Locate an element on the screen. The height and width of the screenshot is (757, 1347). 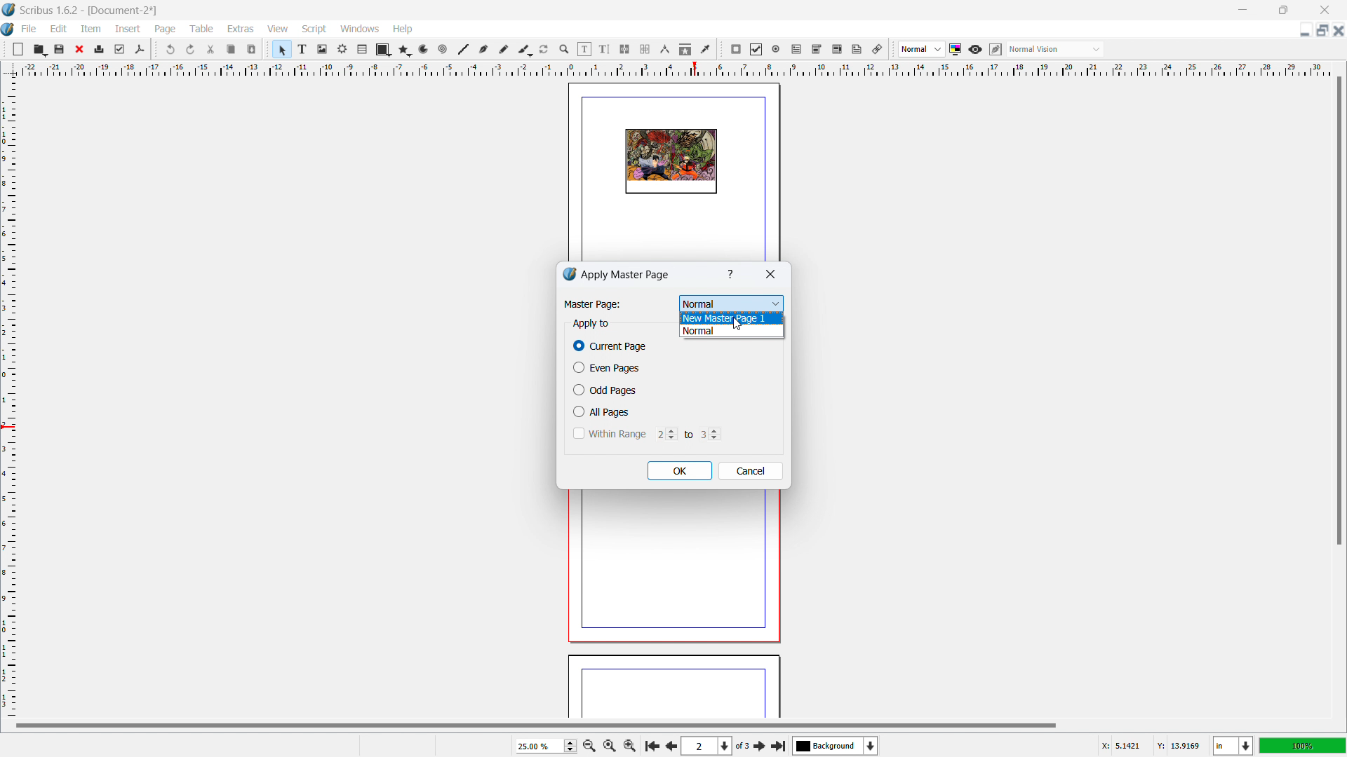
paste is located at coordinates (252, 49).